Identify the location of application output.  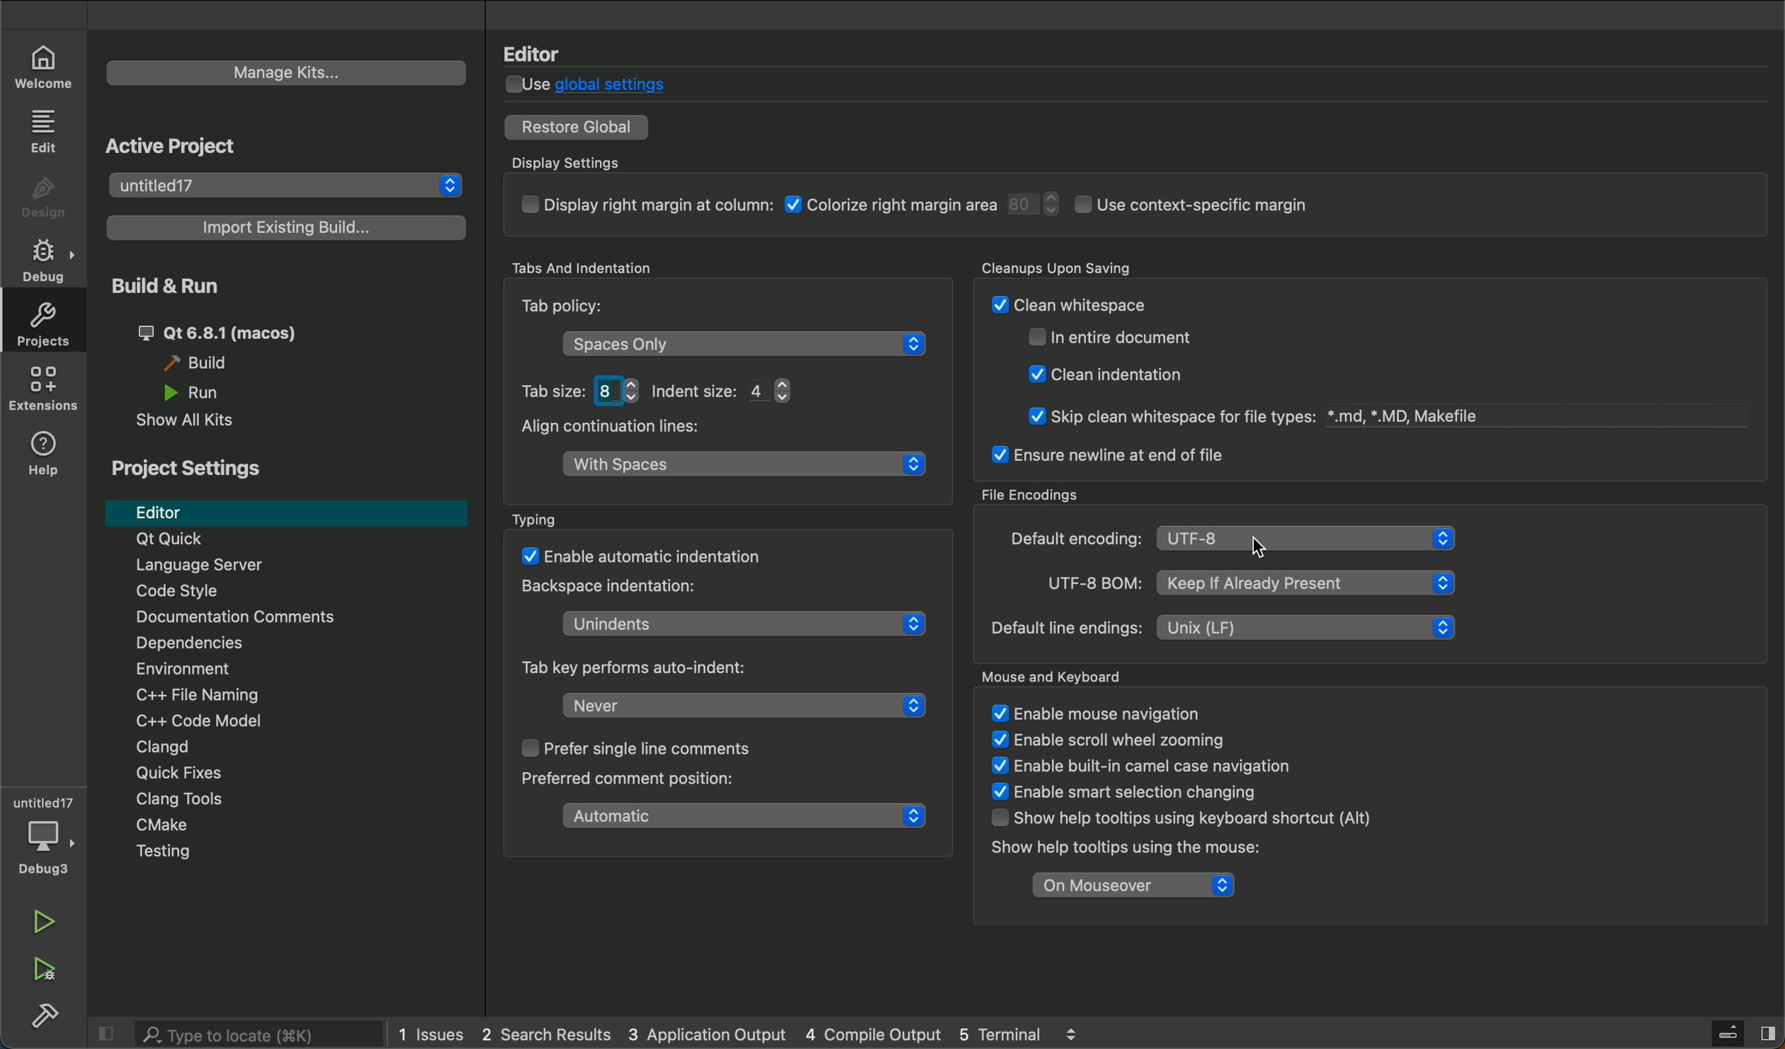
(707, 1031).